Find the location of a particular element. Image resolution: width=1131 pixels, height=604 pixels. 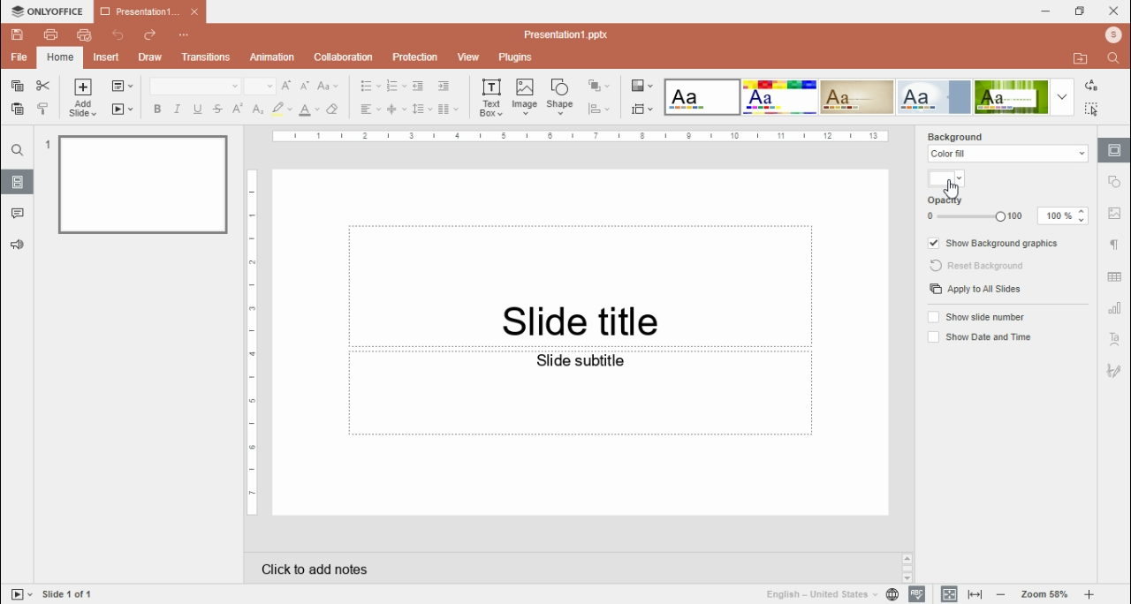

comments is located at coordinates (18, 212).